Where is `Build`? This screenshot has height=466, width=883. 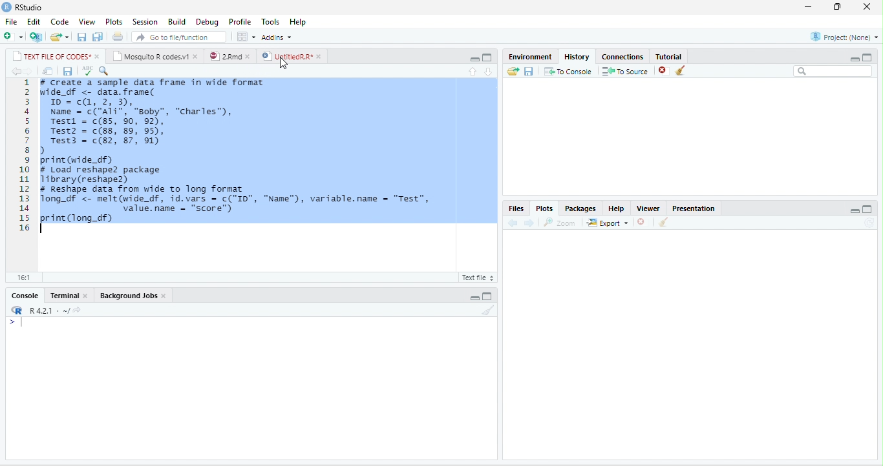 Build is located at coordinates (176, 22).